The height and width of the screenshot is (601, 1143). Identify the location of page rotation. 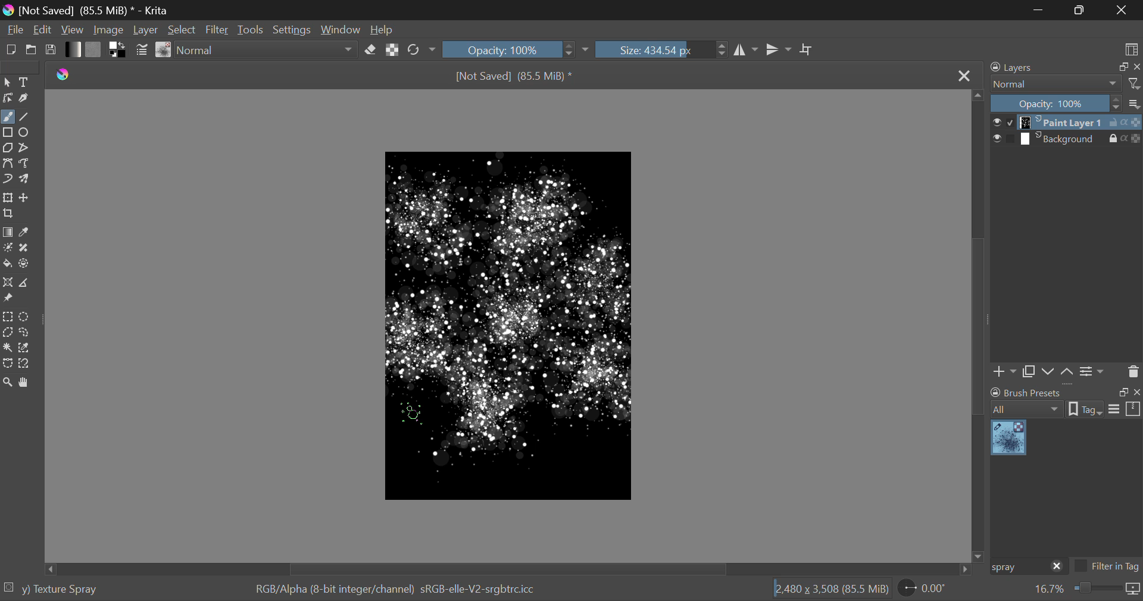
(923, 587).